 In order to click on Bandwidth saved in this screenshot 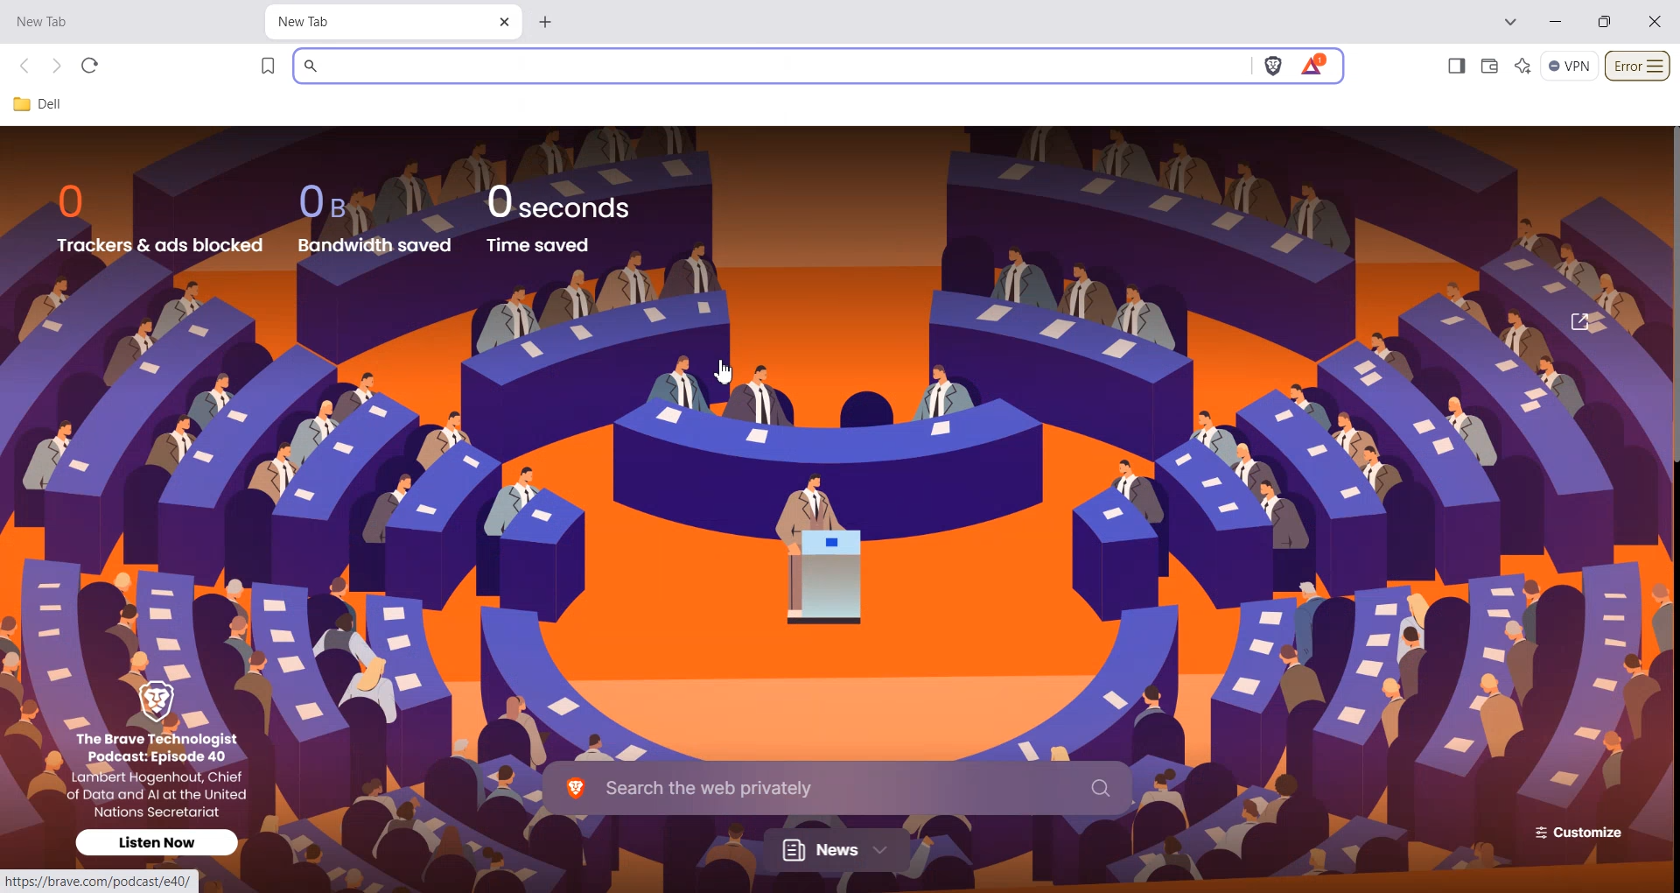, I will do `click(377, 245)`.